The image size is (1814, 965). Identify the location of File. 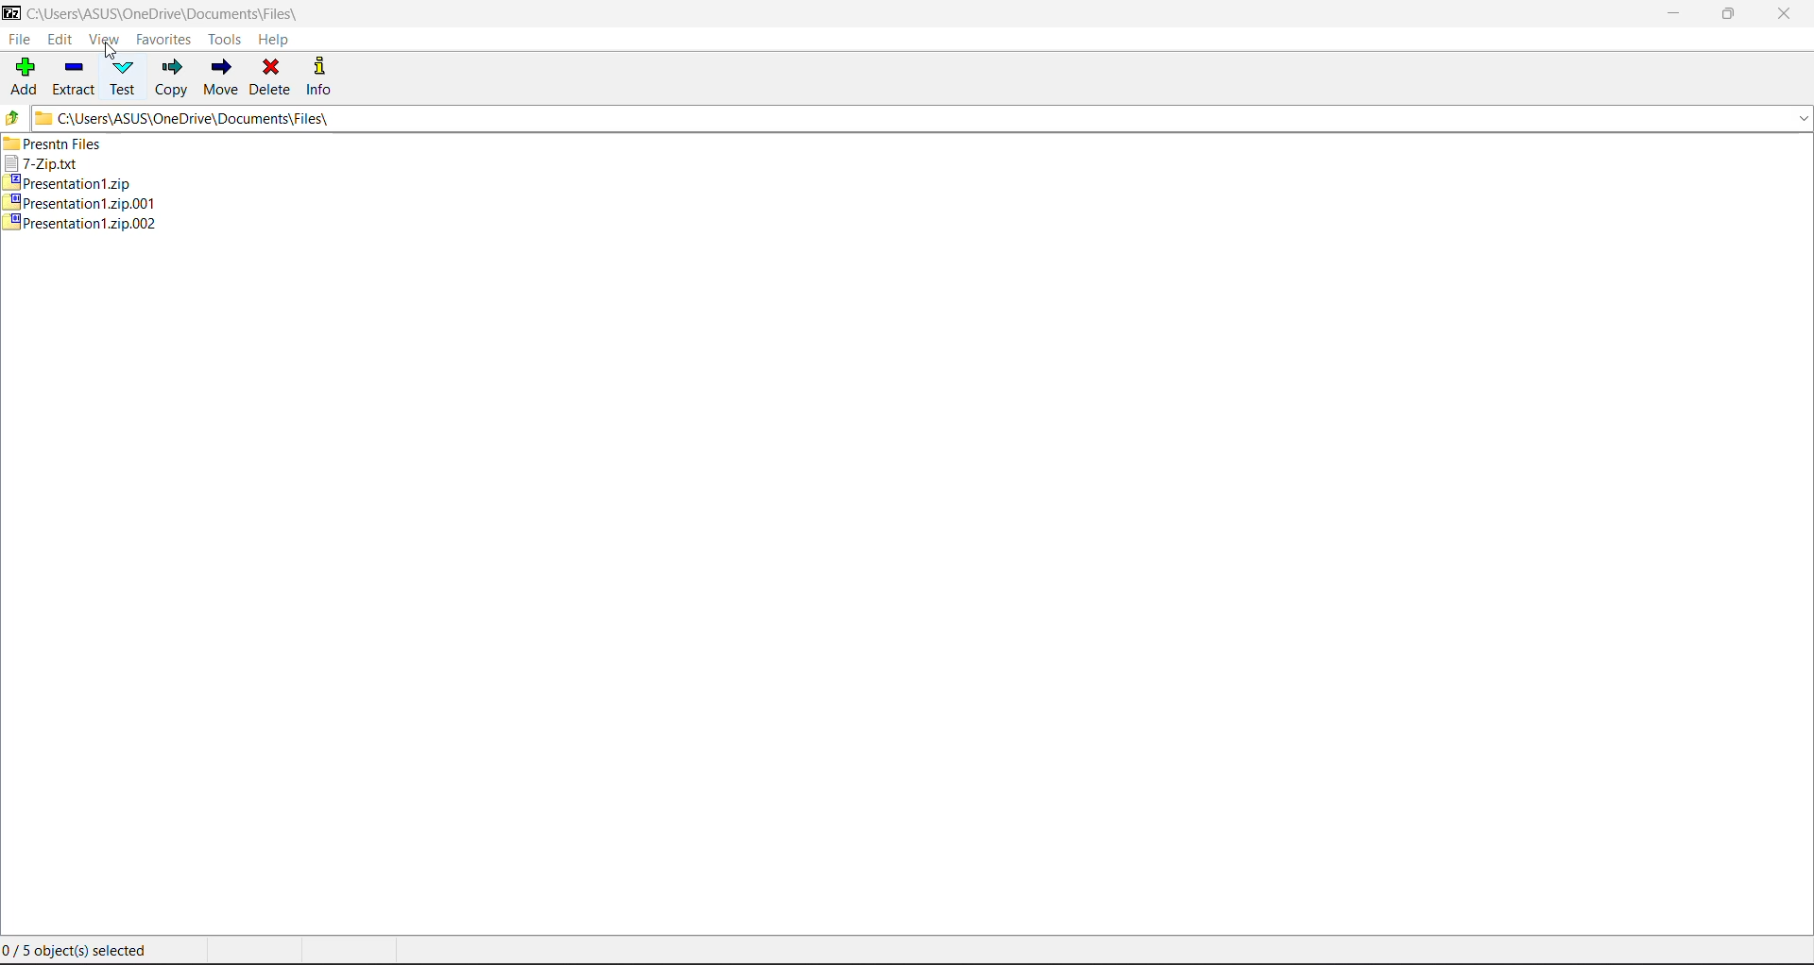
(21, 42).